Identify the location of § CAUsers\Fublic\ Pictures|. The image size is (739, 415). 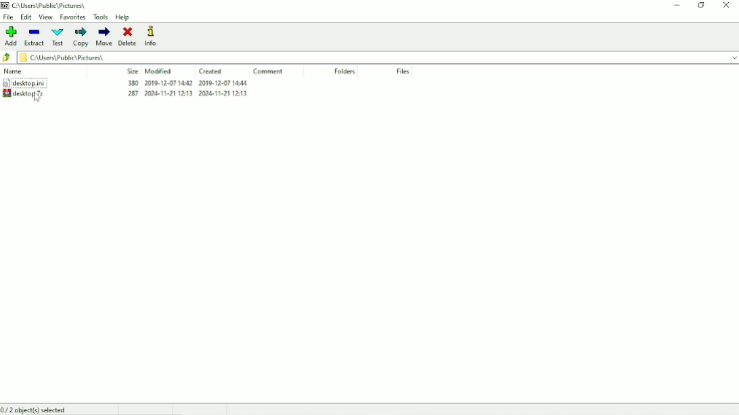
(371, 57).